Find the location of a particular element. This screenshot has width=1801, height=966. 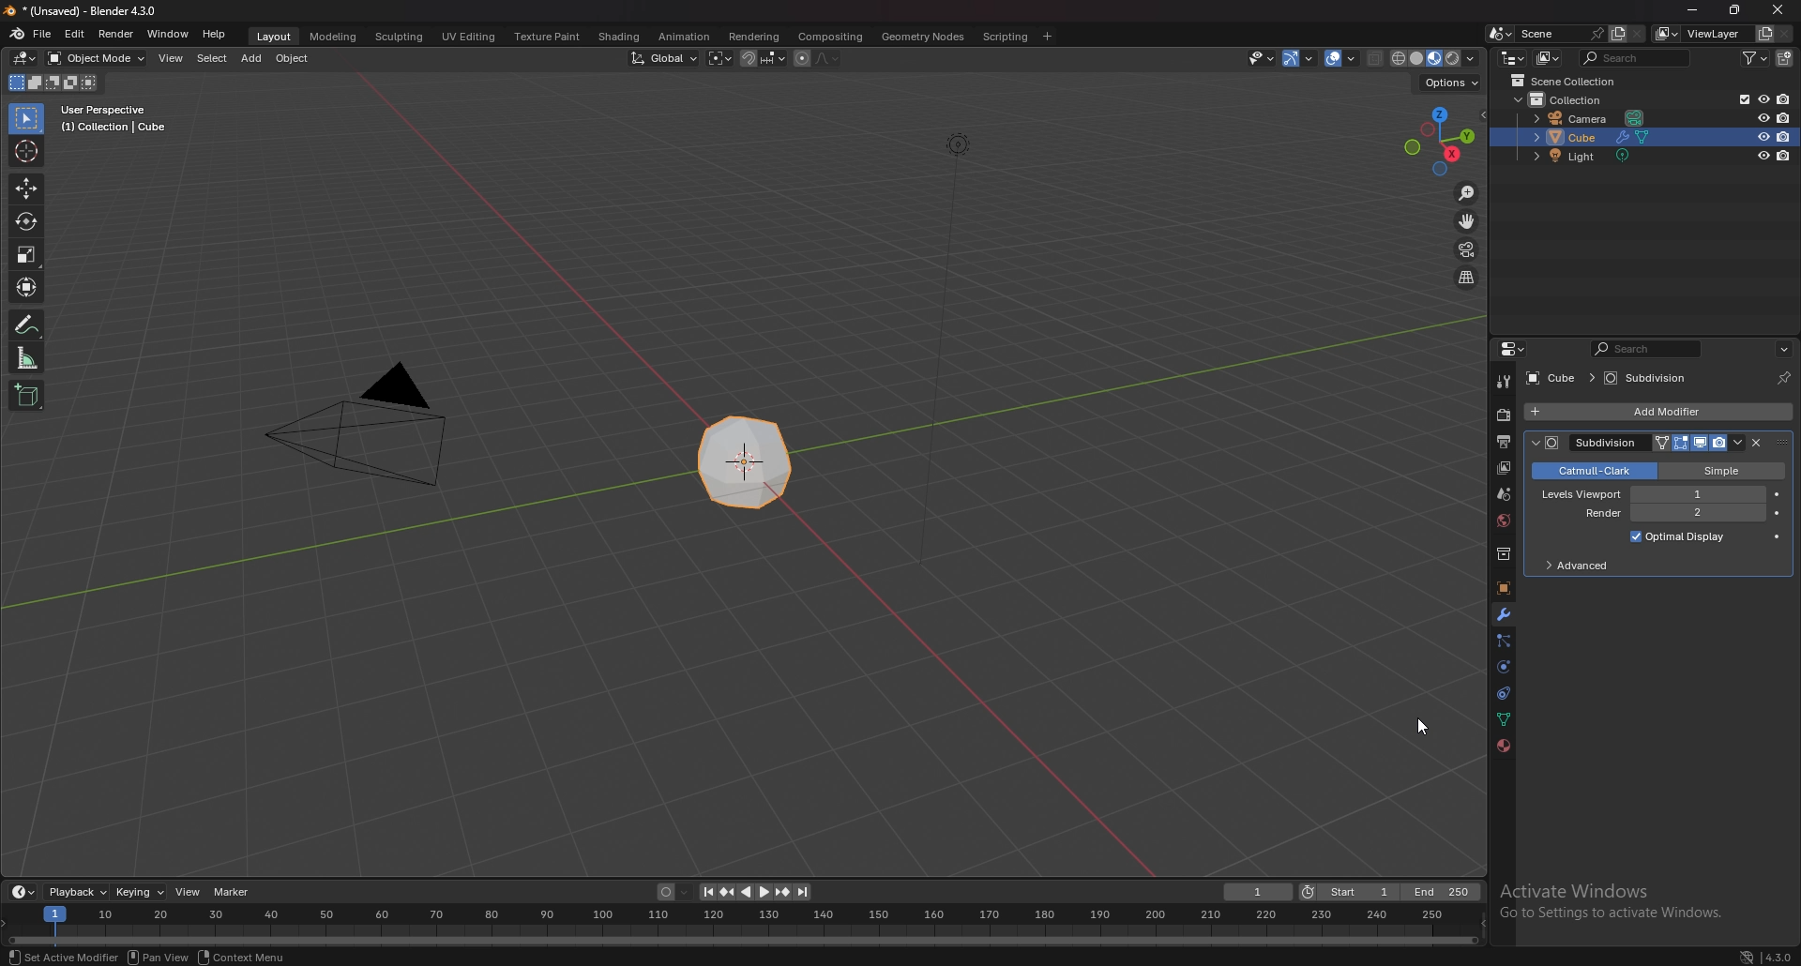

display mode is located at coordinates (1548, 57).